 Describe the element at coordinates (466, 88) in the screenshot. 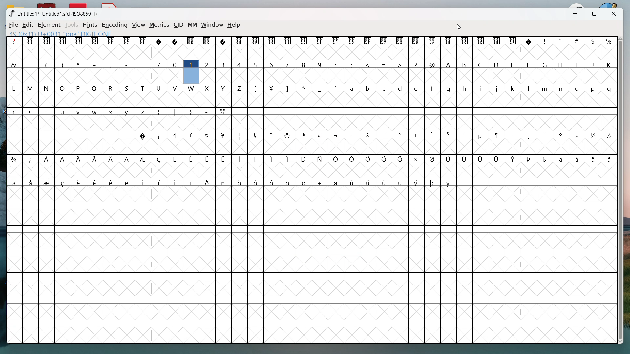

I see `h` at that location.